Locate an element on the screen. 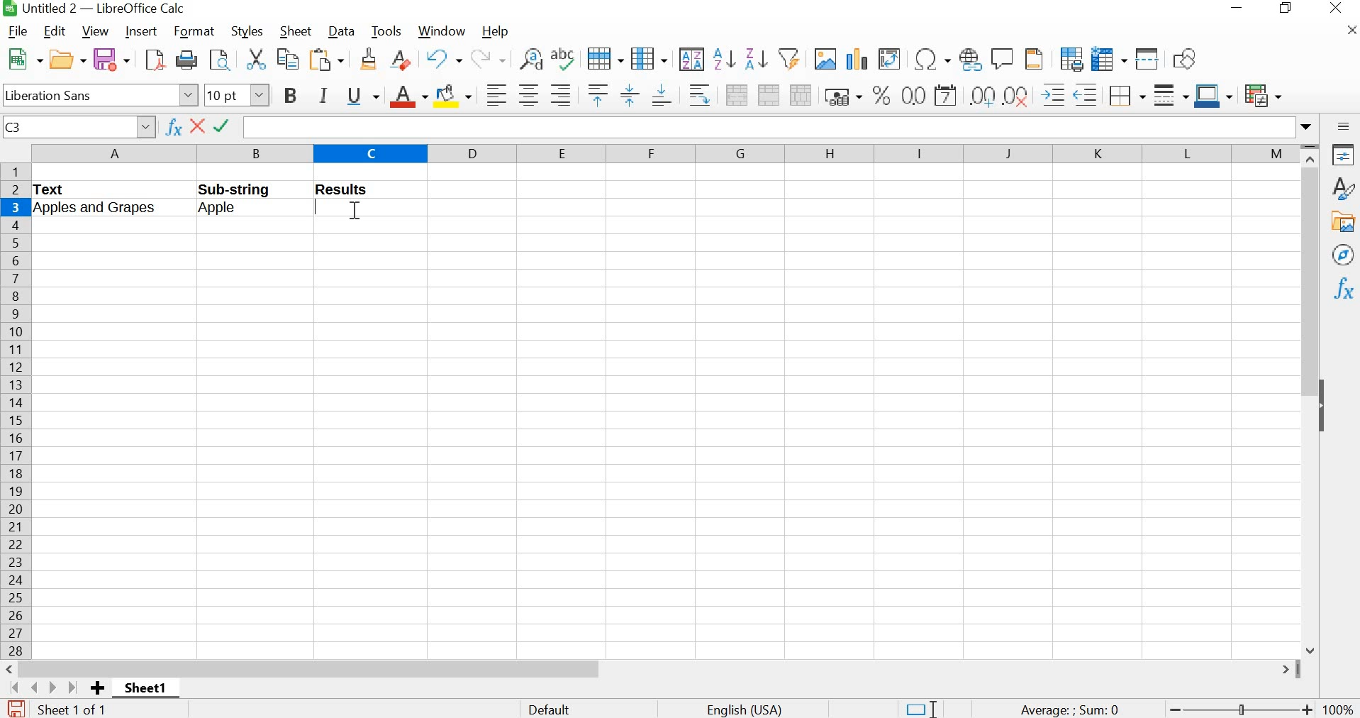 This screenshot has width=1360, height=718. select formula is located at coordinates (224, 128).